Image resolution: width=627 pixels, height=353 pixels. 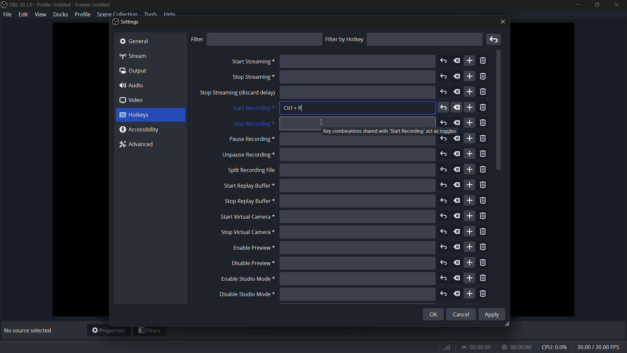 What do you see at coordinates (470, 293) in the screenshot?
I see `add more` at bounding box center [470, 293].